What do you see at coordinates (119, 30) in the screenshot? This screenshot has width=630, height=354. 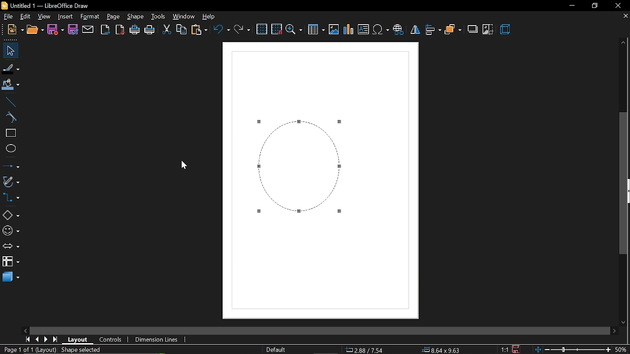 I see `export as` at bounding box center [119, 30].